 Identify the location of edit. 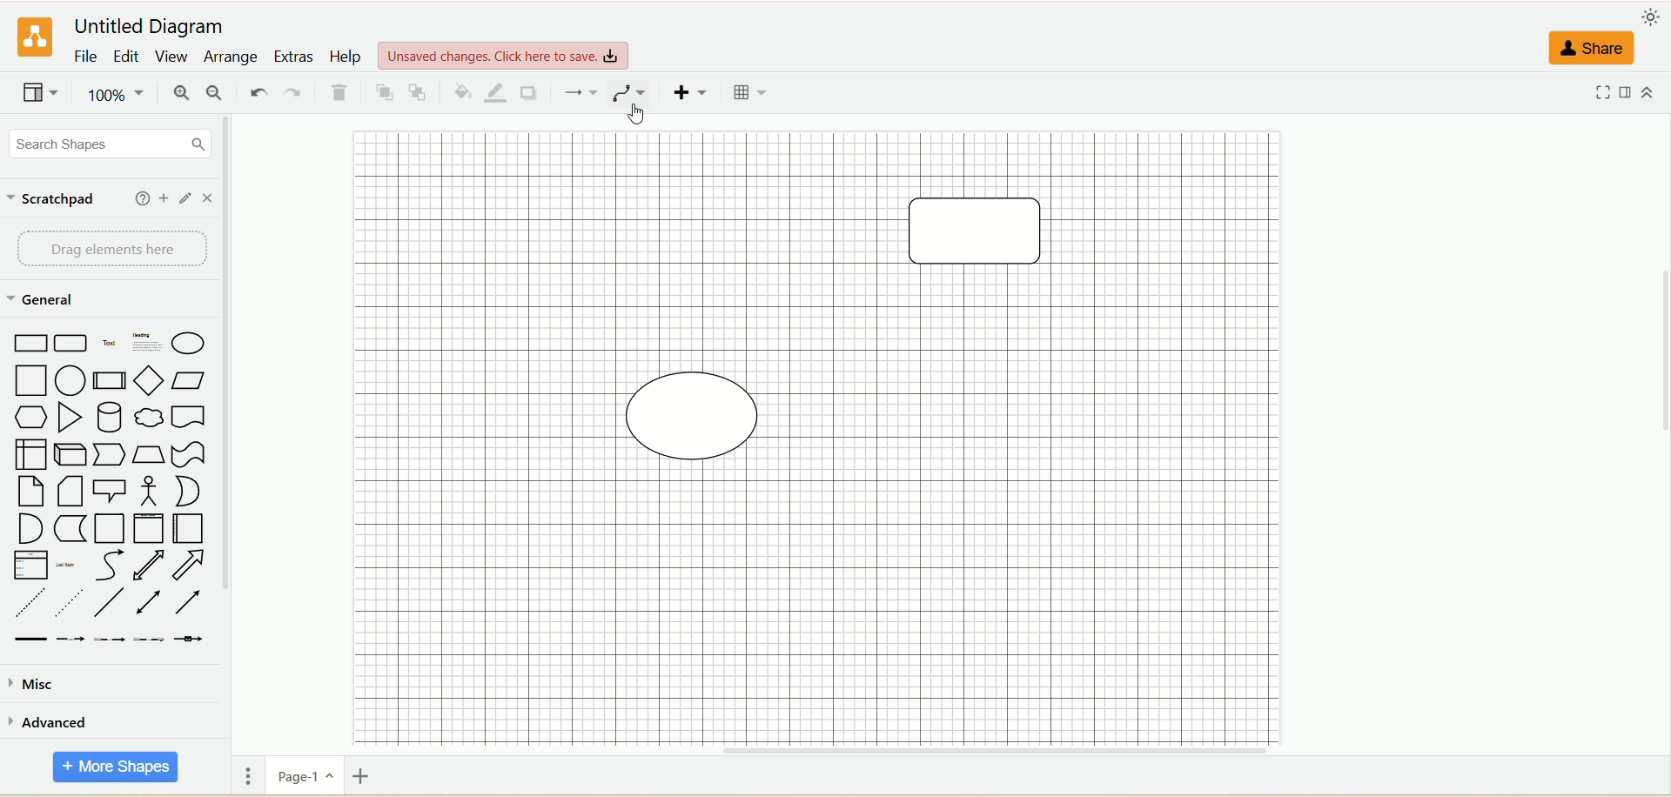
(186, 196).